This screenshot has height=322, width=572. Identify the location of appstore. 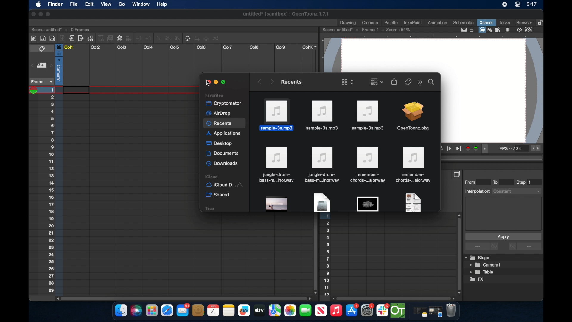
(352, 311).